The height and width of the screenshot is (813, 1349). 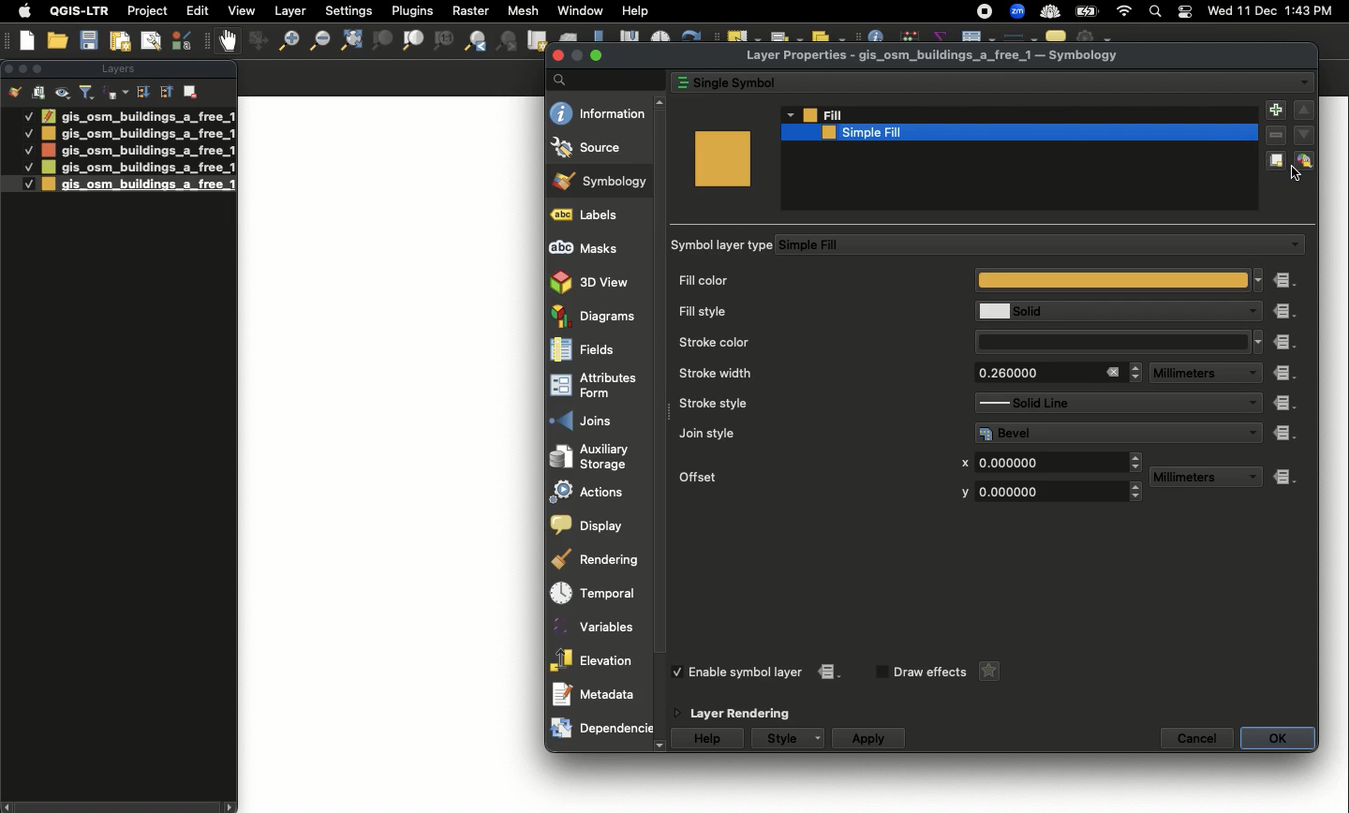 I want to click on Variables, so click(x=597, y=627).